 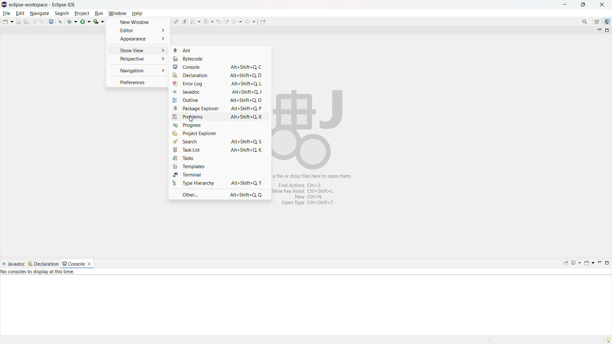 What do you see at coordinates (26, 22) in the screenshot?
I see `save all` at bounding box center [26, 22].